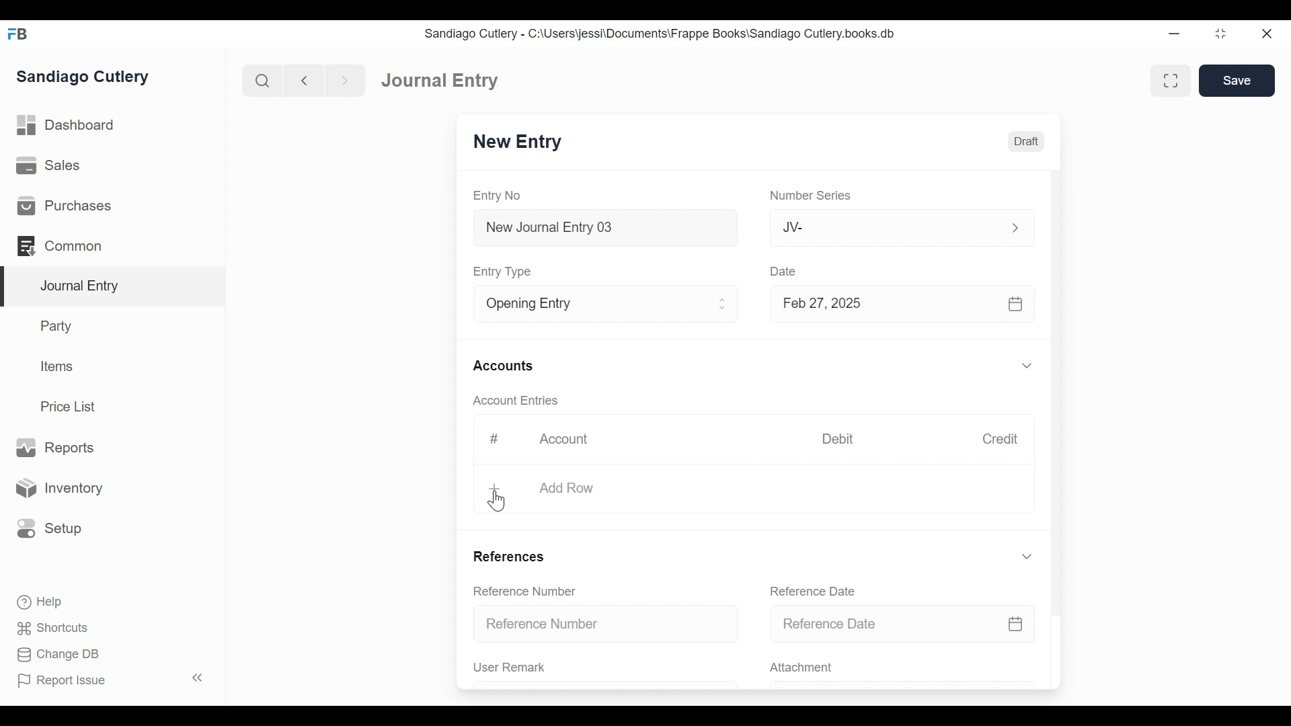  Describe the element at coordinates (602, 626) in the screenshot. I see `Reference Number` at that location.